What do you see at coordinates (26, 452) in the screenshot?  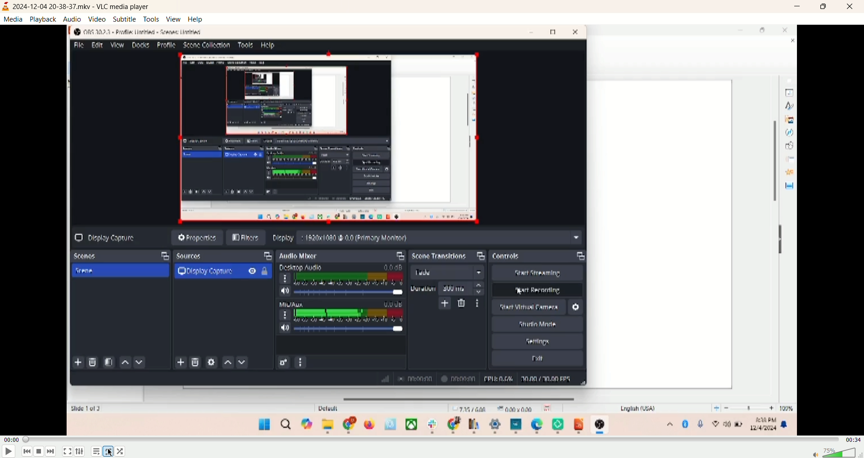 I see `previous` at bounding box center [26, 452].